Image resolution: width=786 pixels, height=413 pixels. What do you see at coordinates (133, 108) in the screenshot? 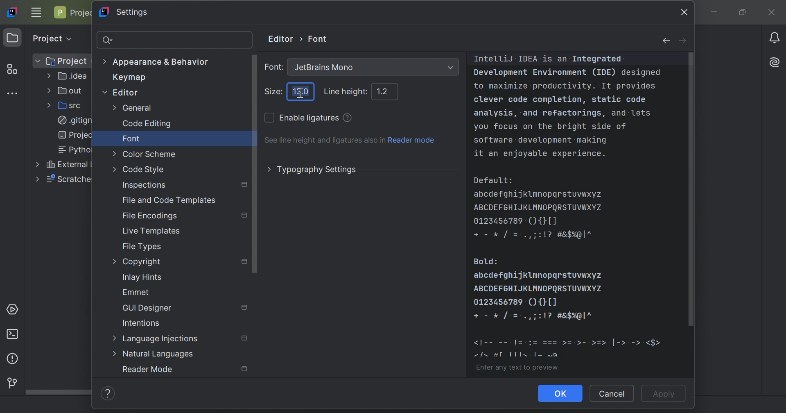
I see `General` at bounding box center [133, 108].